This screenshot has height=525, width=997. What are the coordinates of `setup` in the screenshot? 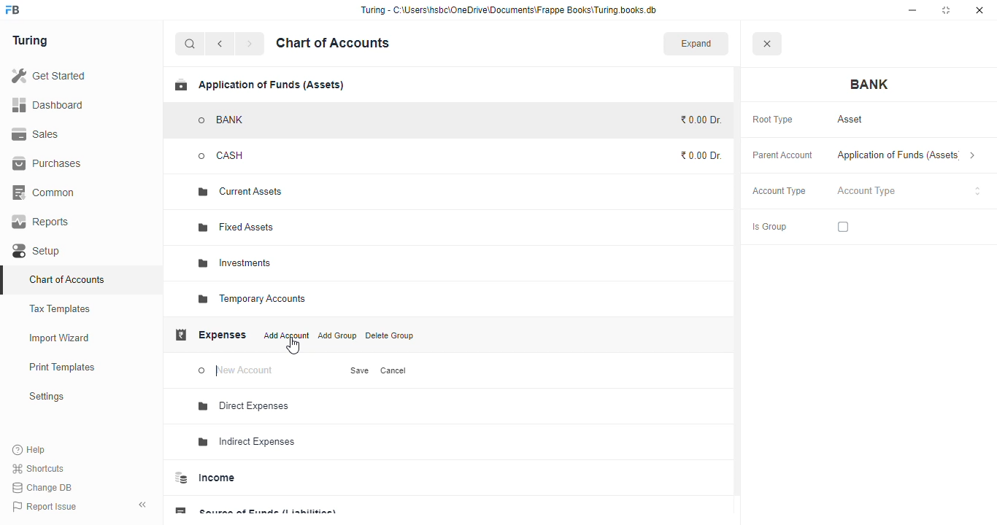 It's located at (38, 251).